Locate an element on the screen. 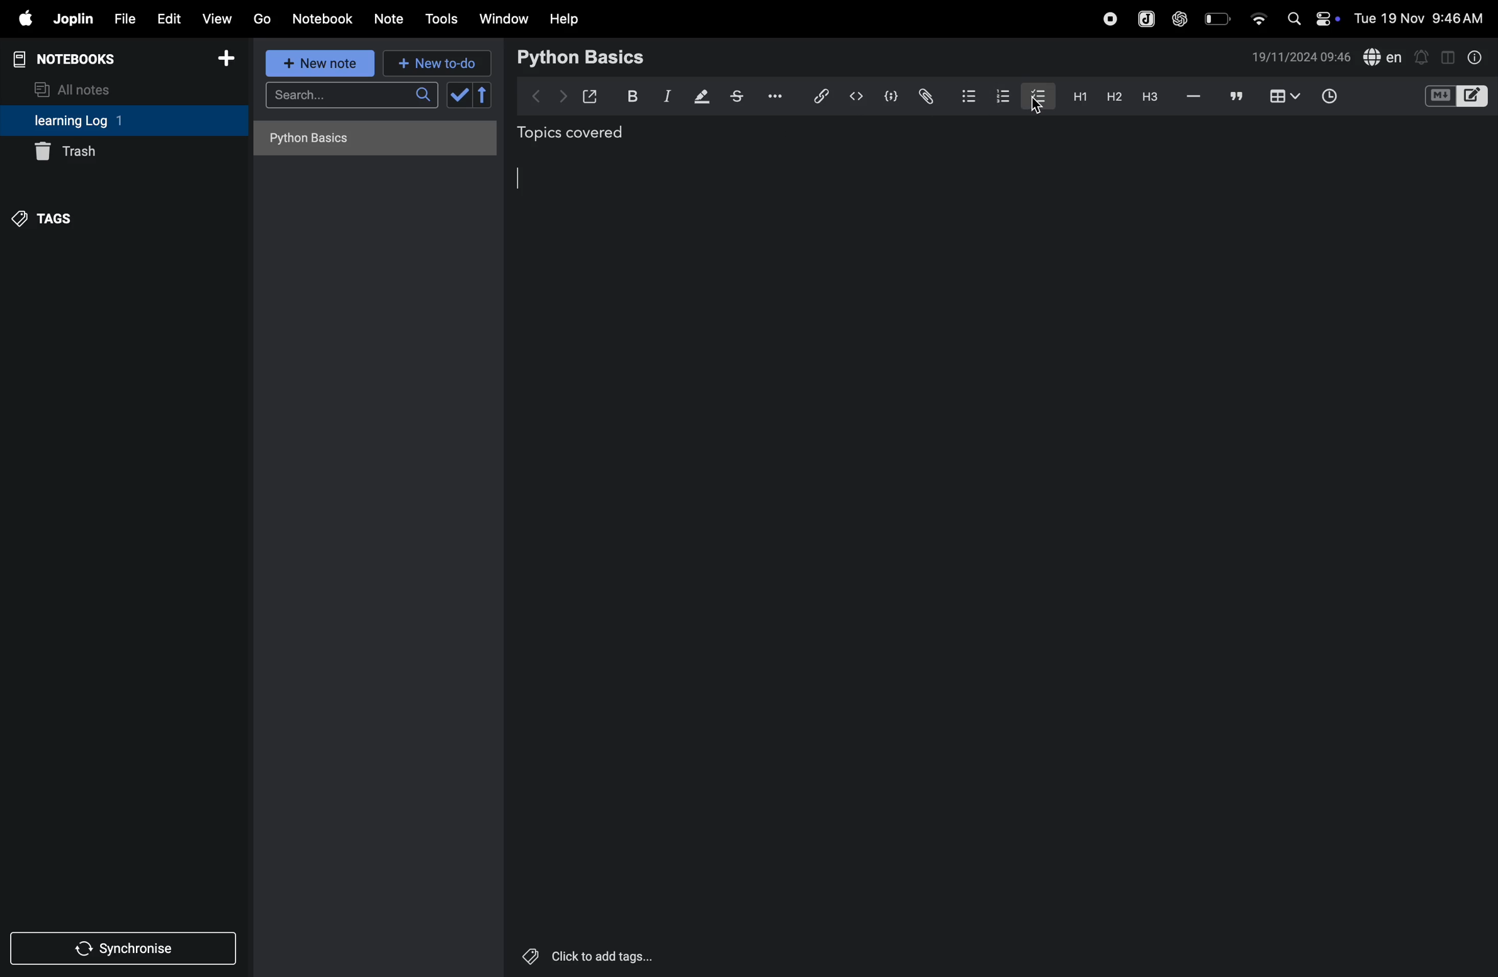  checkbox is located at coordinates (1037, 94).